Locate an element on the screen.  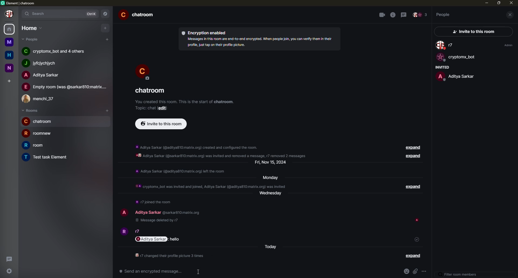
ctrlK is located at coordinates (91, 14).